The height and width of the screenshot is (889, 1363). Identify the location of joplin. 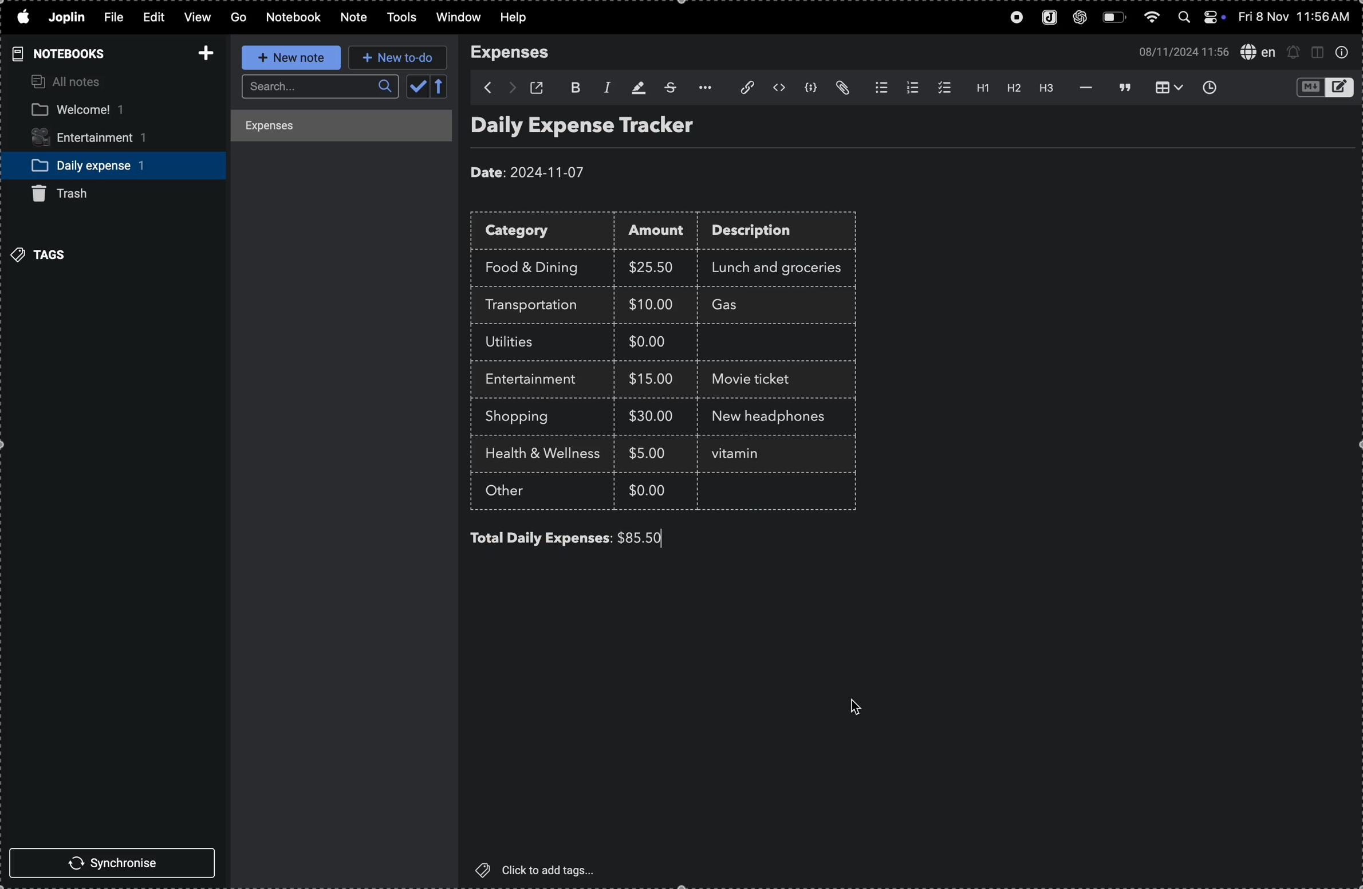
(69, 17).